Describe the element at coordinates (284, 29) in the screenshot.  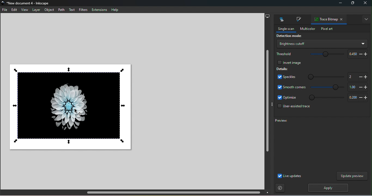
I see `Single scan` at that location.